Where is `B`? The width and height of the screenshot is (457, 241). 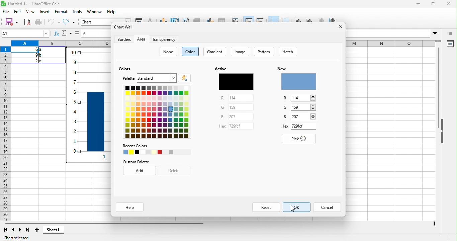
B is located at coordinates (222, 117).